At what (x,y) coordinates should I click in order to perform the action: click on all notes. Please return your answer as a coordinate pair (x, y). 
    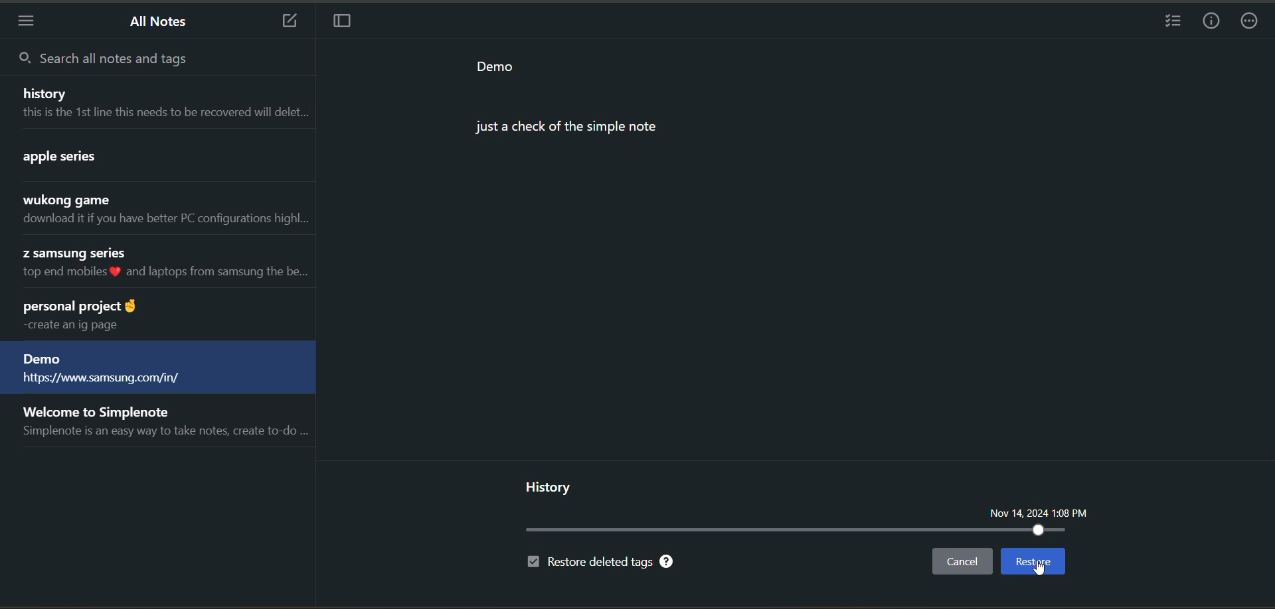
    Looking at the image, I should click on (162, 23).